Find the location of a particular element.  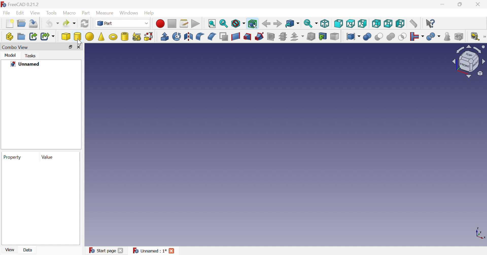

Create projection on surface is located at coordinates (323, 37).